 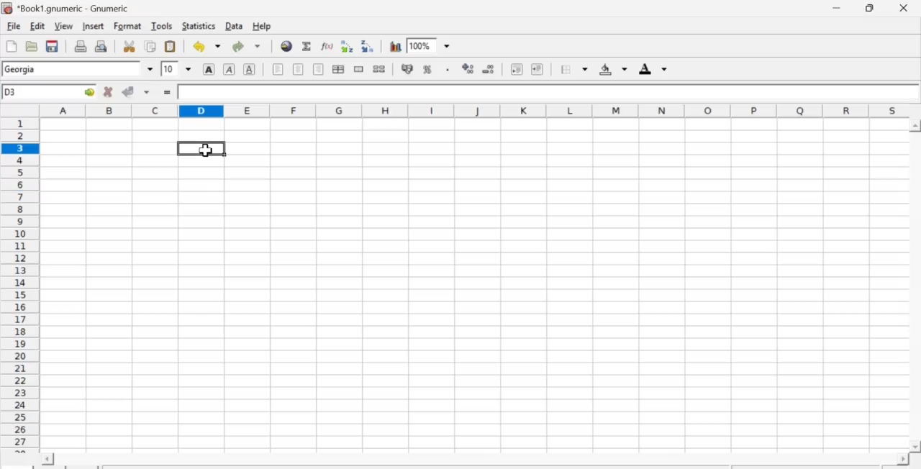 I want to click on View, so click(x=63, y=25).